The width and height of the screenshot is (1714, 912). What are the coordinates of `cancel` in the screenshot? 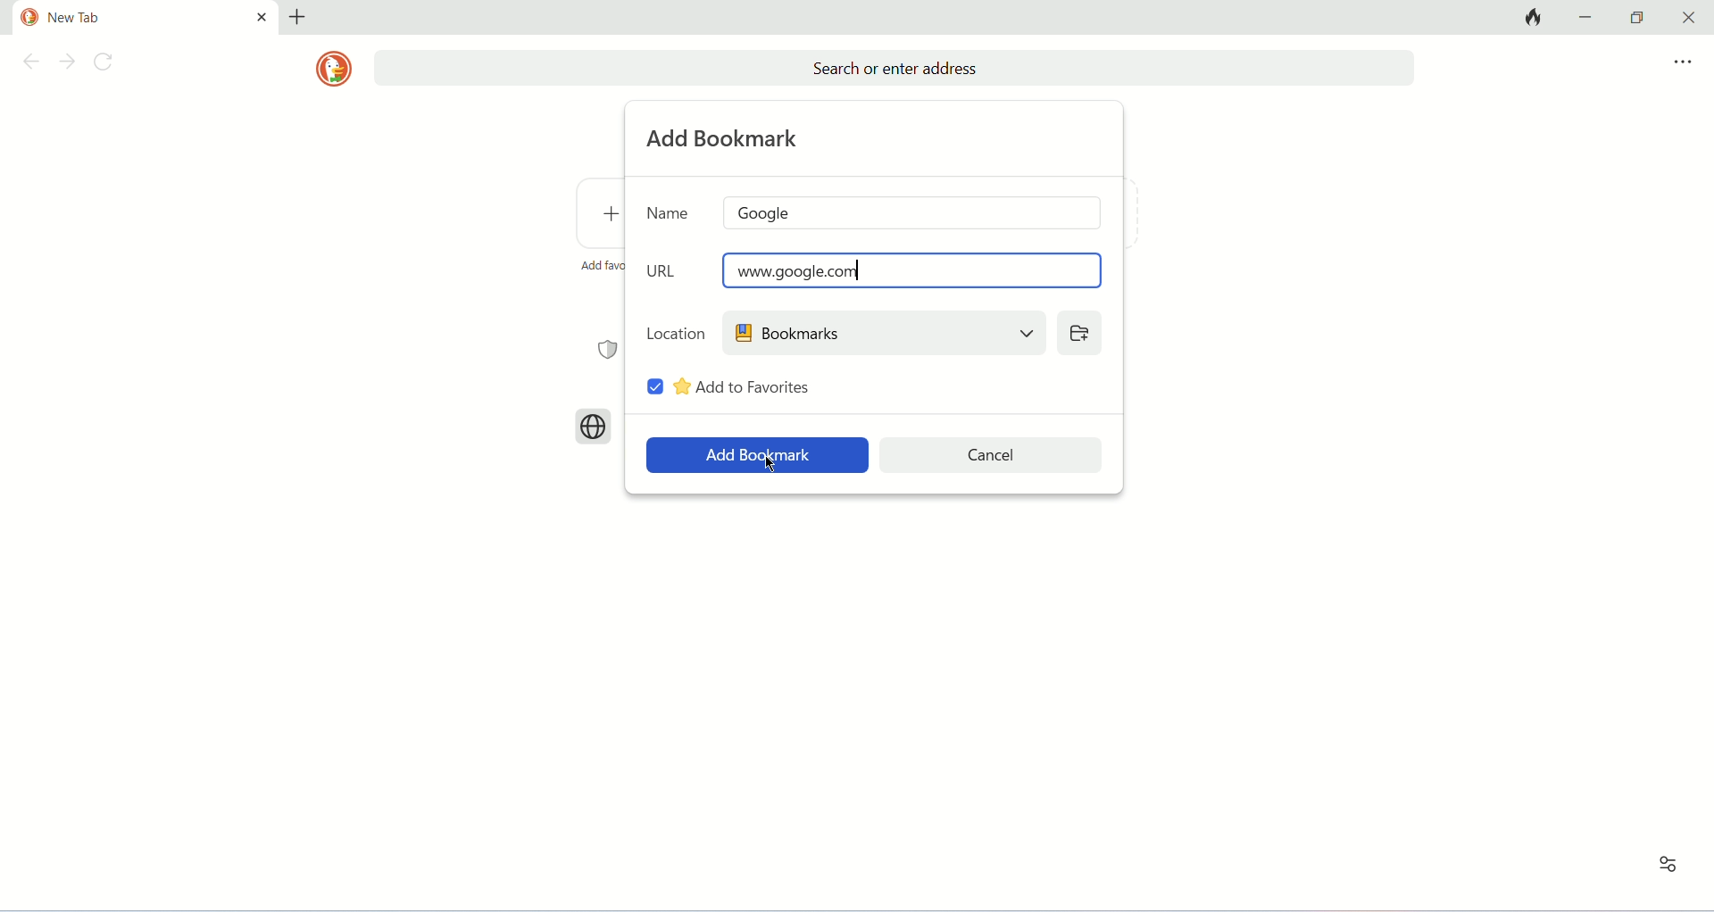 It's located at (993, 455).